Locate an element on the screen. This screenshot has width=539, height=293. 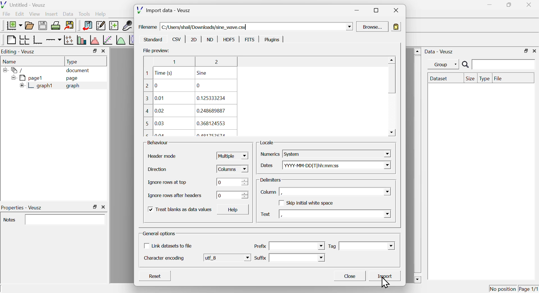
Direction is located at coordinates (157, 170).